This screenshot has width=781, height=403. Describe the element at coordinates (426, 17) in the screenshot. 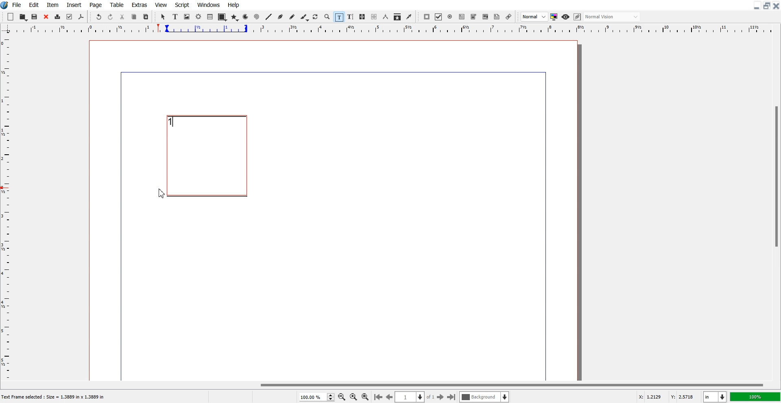

I see `PDF Push button ` at that location.